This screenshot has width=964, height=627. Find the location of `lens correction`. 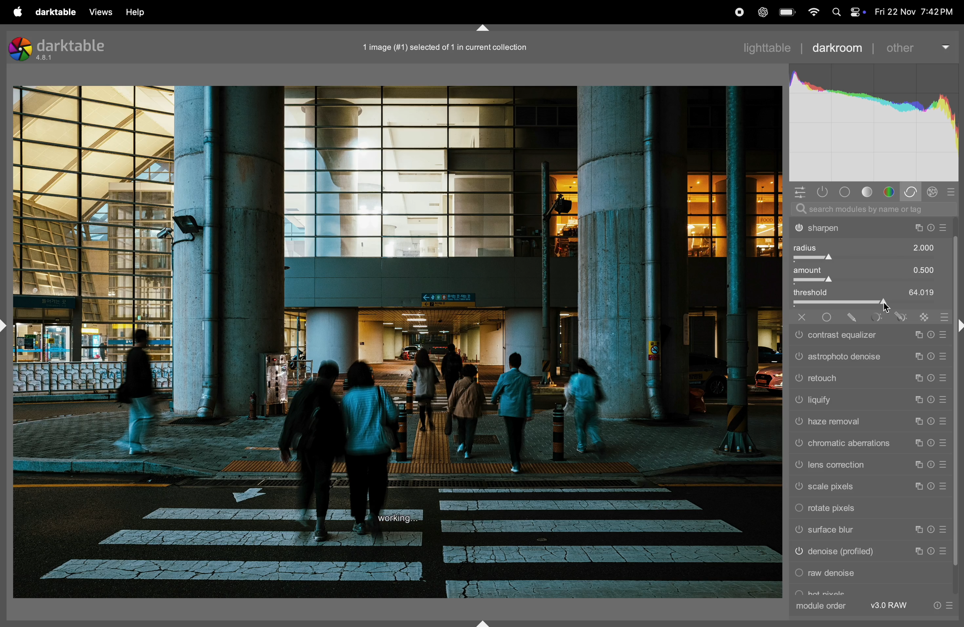

lens correction is located at coordinates (869, 465).